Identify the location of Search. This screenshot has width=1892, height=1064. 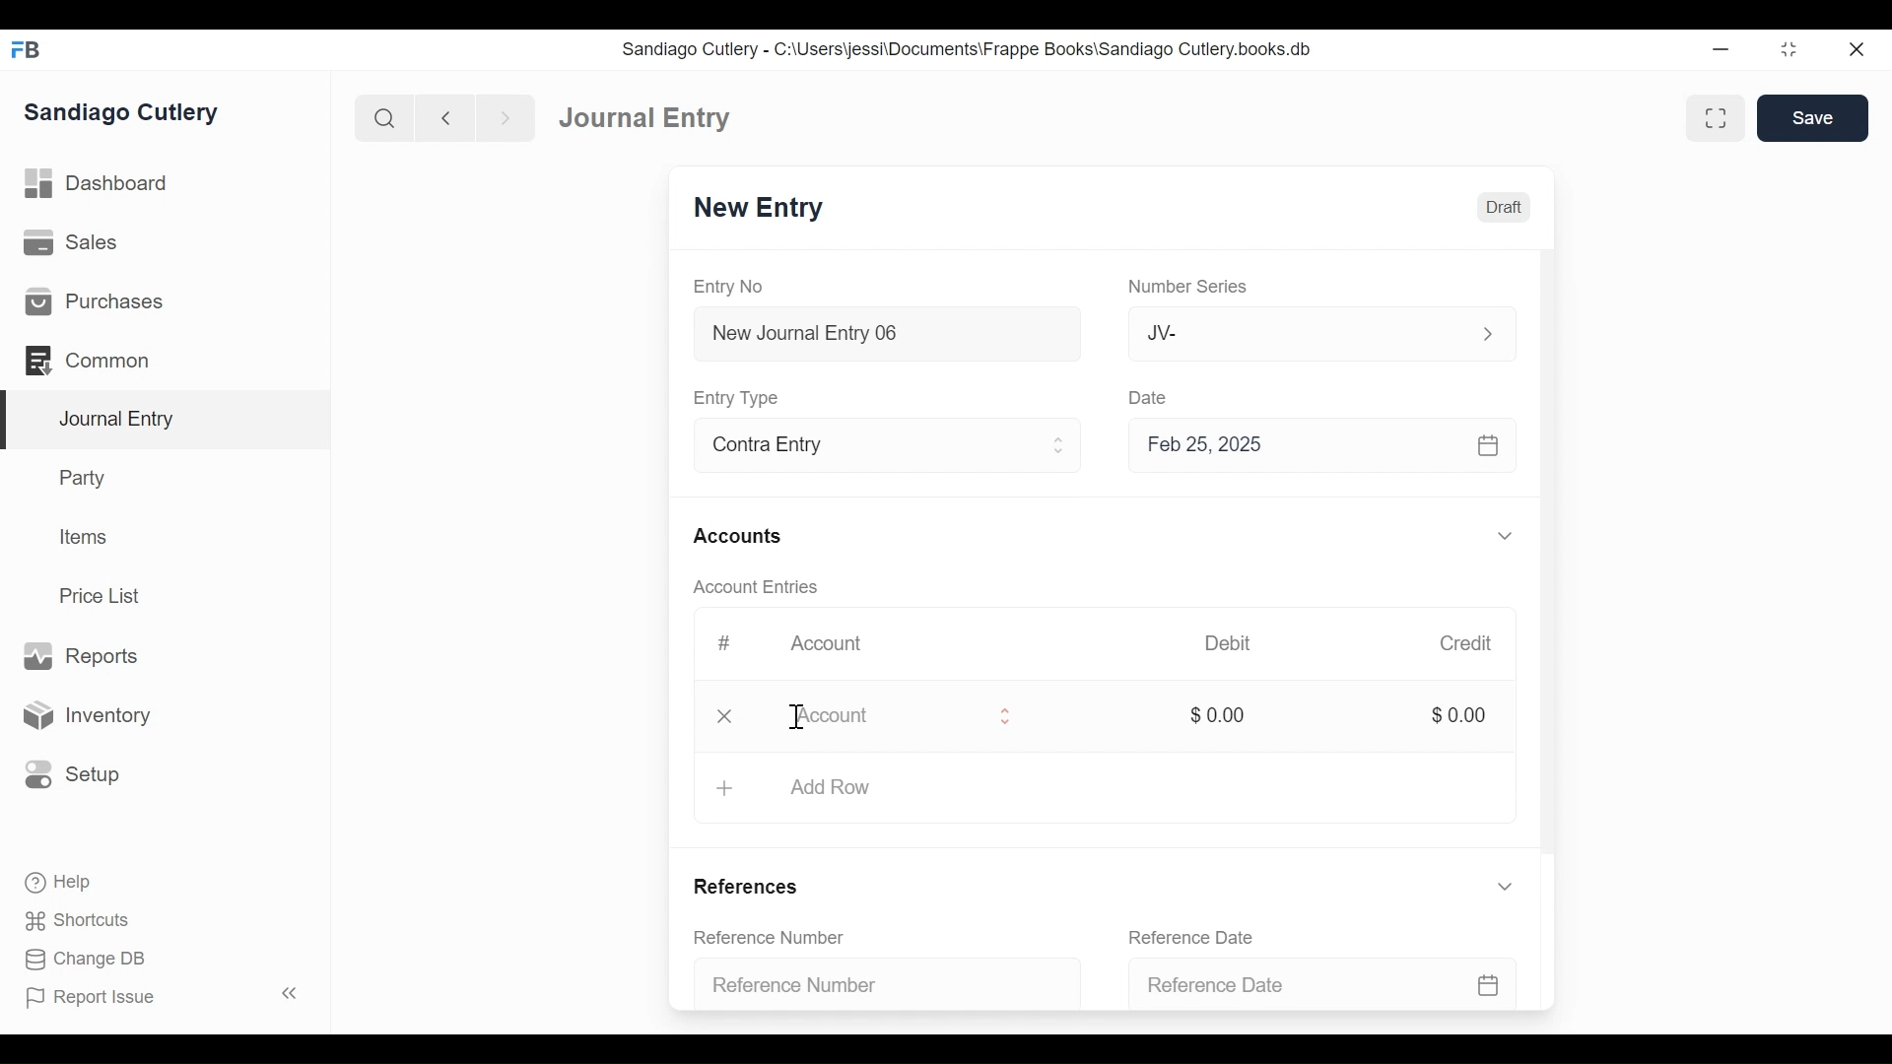
(385, 118).